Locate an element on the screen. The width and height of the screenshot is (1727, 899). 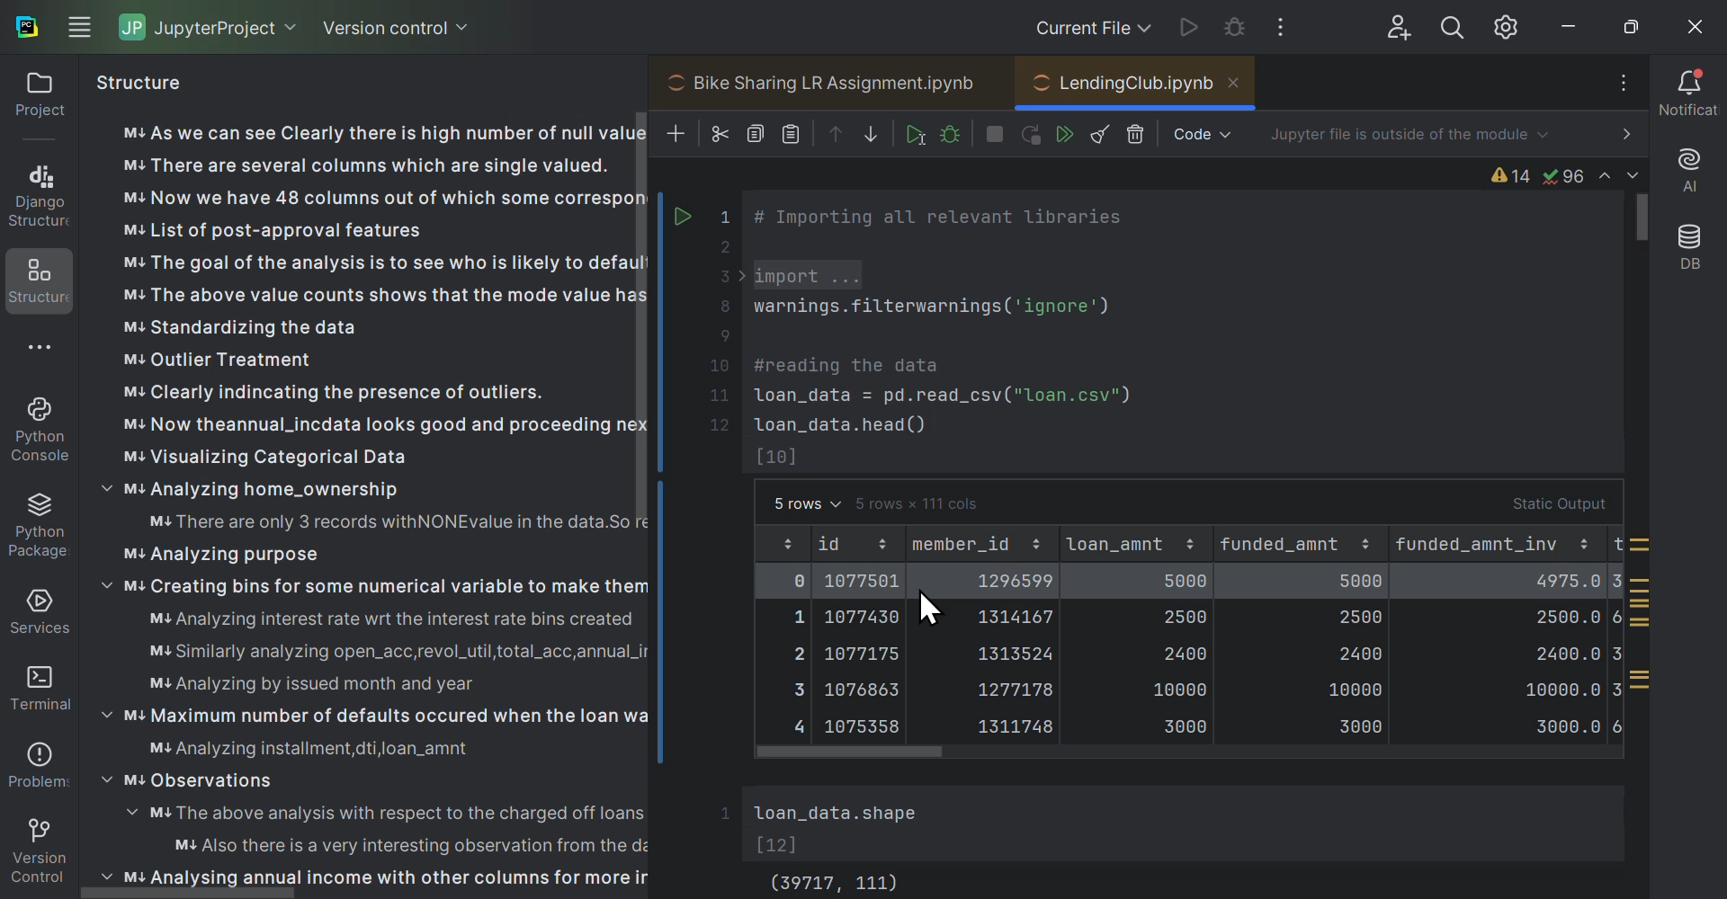
Python console is located at coordinates (34, 430).